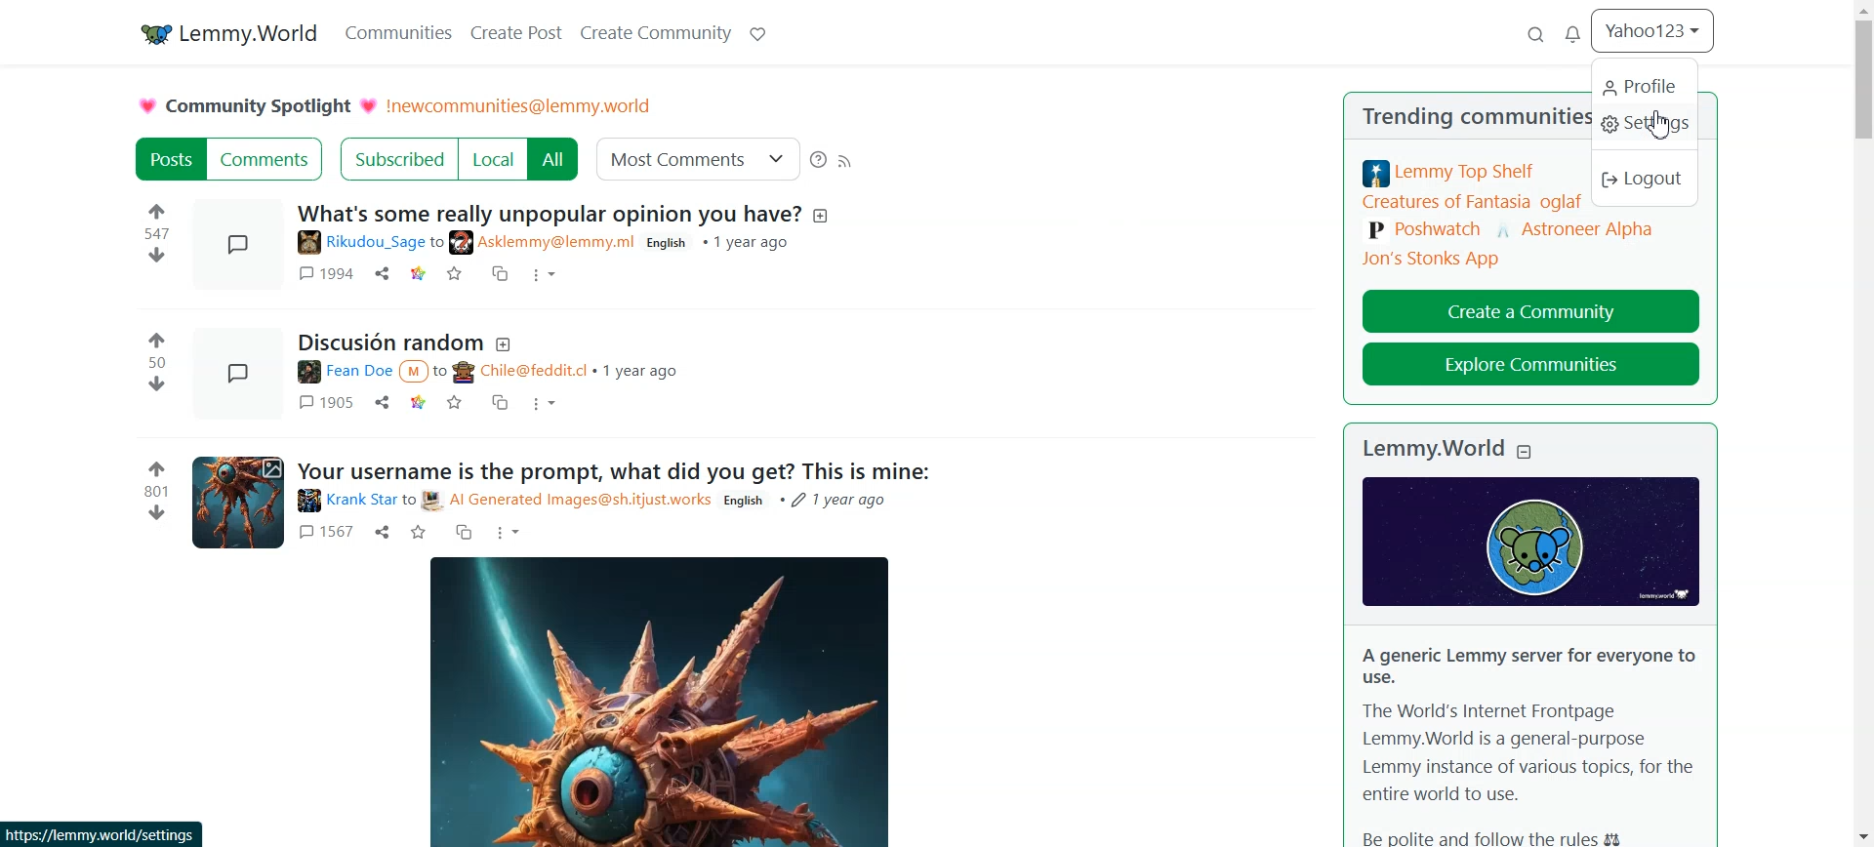  What do you see at coordinates (266, 159) in the screenshot?
I see `Comments` at bounding box center [266, 159].